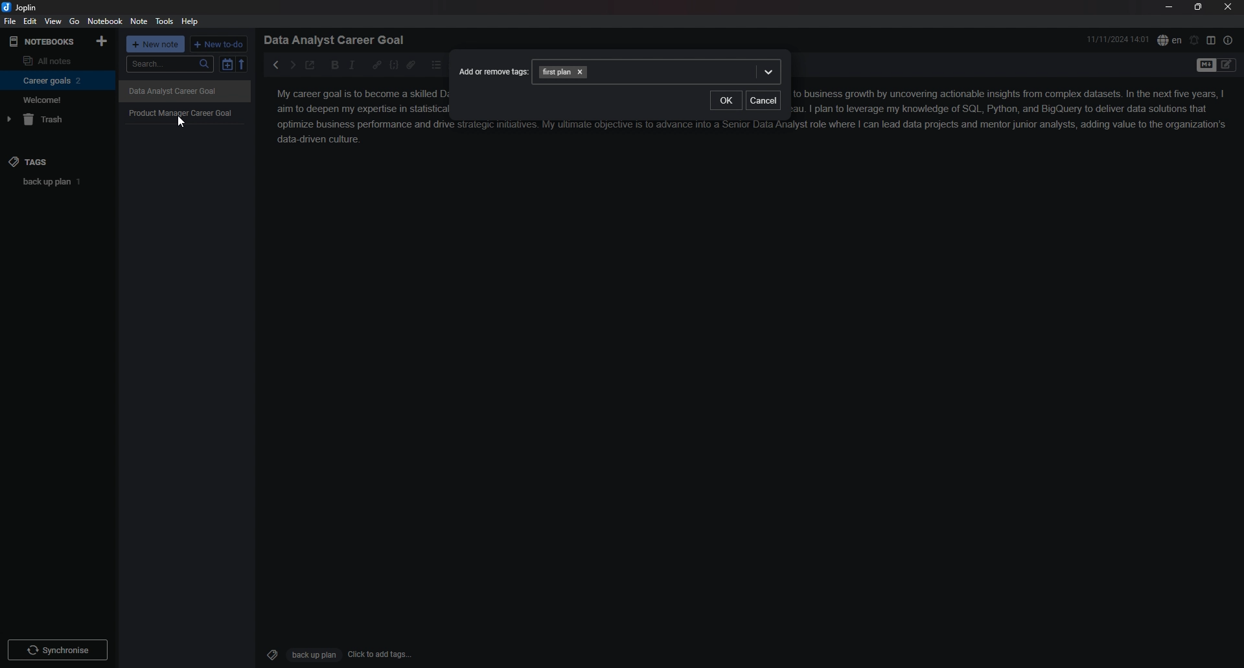  I want to click on , so click(189, 93).